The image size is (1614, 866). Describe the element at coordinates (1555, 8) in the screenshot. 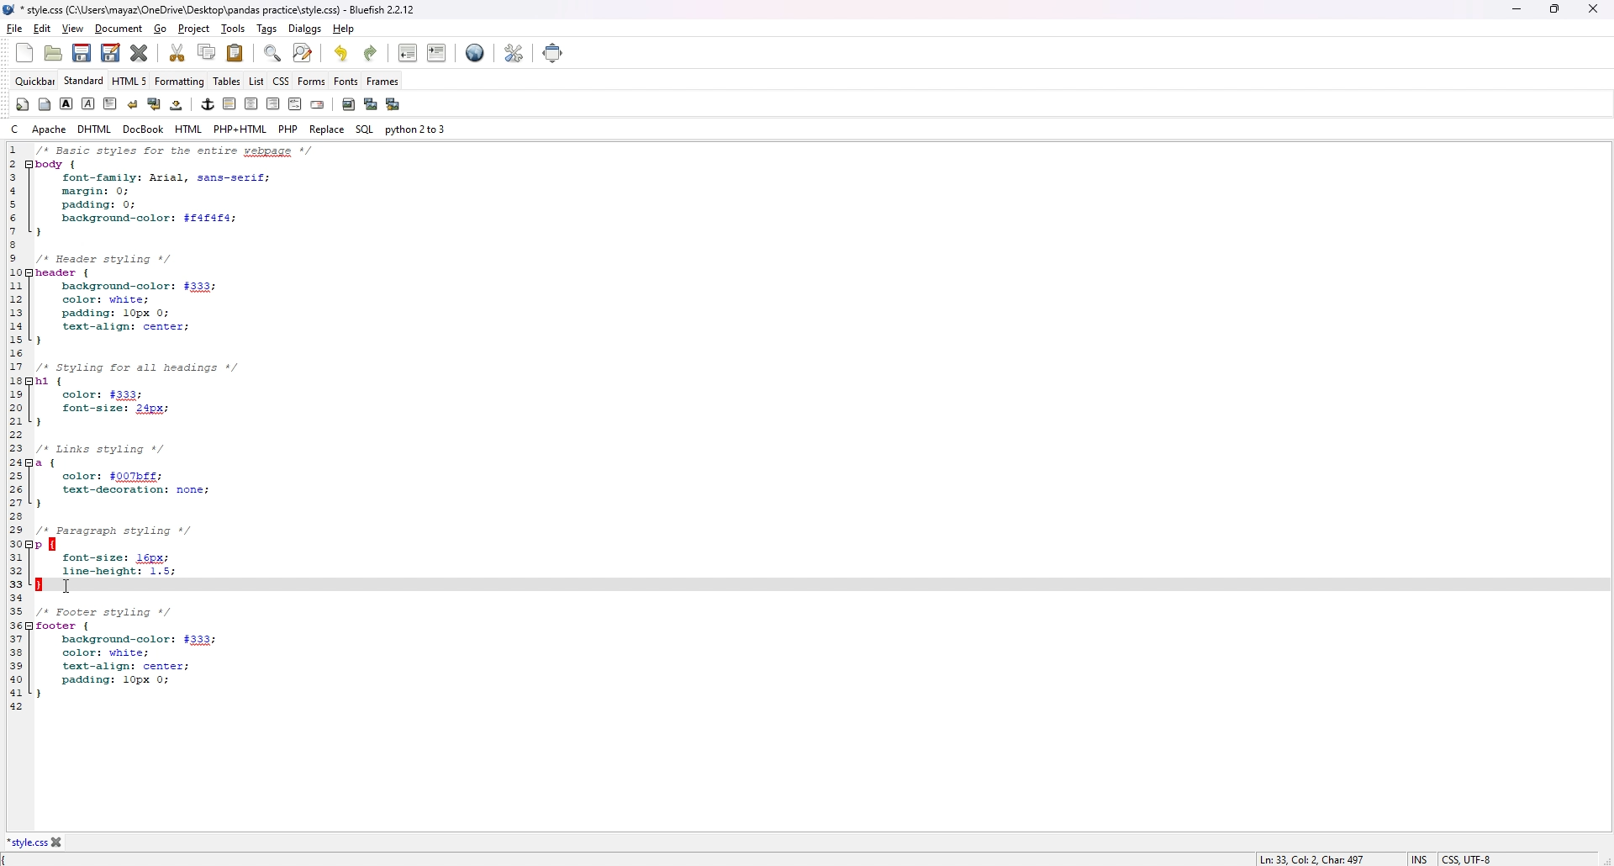

I see `Maximize` at that location.